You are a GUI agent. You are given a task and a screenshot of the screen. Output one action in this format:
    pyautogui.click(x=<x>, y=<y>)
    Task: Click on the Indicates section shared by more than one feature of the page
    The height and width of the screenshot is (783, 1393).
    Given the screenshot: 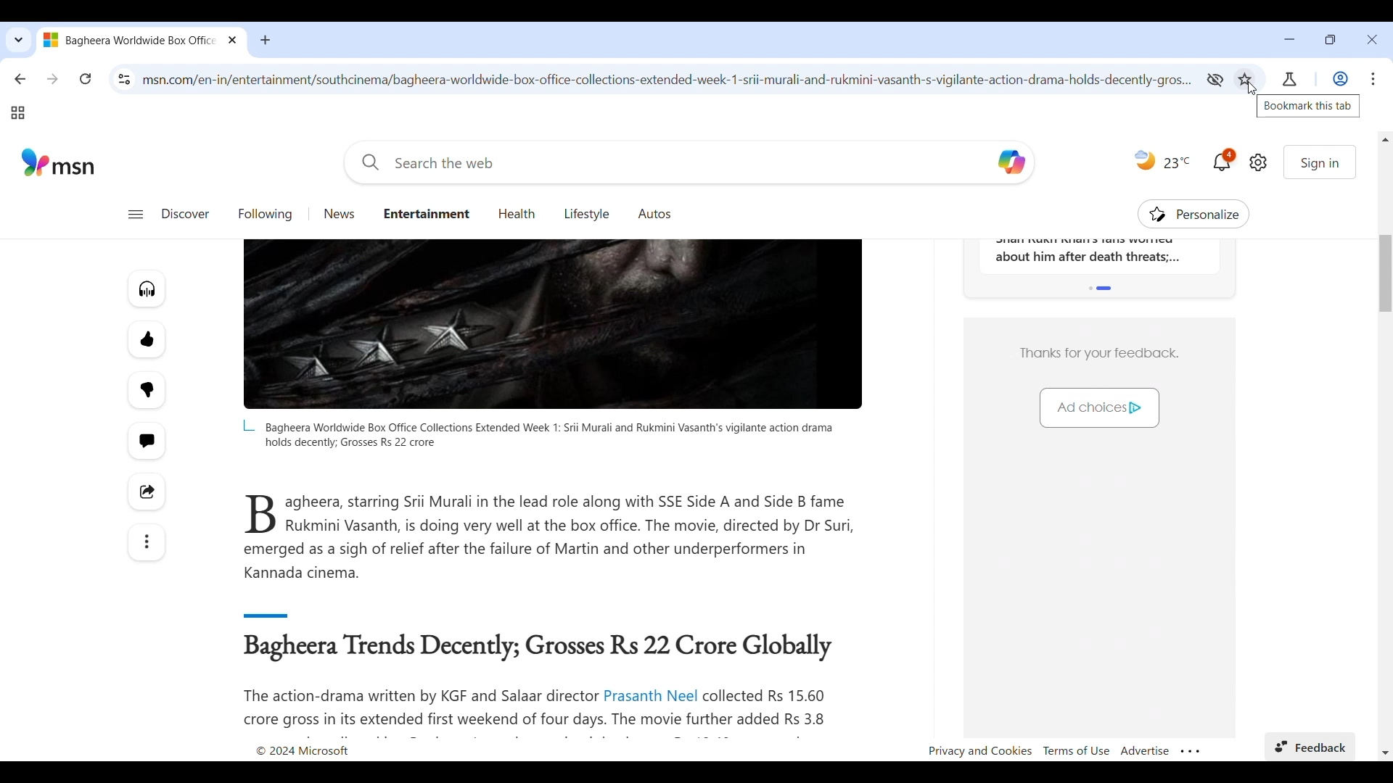 What is the action you would take?
    pyautogui.click(x=1101, y=288)
    